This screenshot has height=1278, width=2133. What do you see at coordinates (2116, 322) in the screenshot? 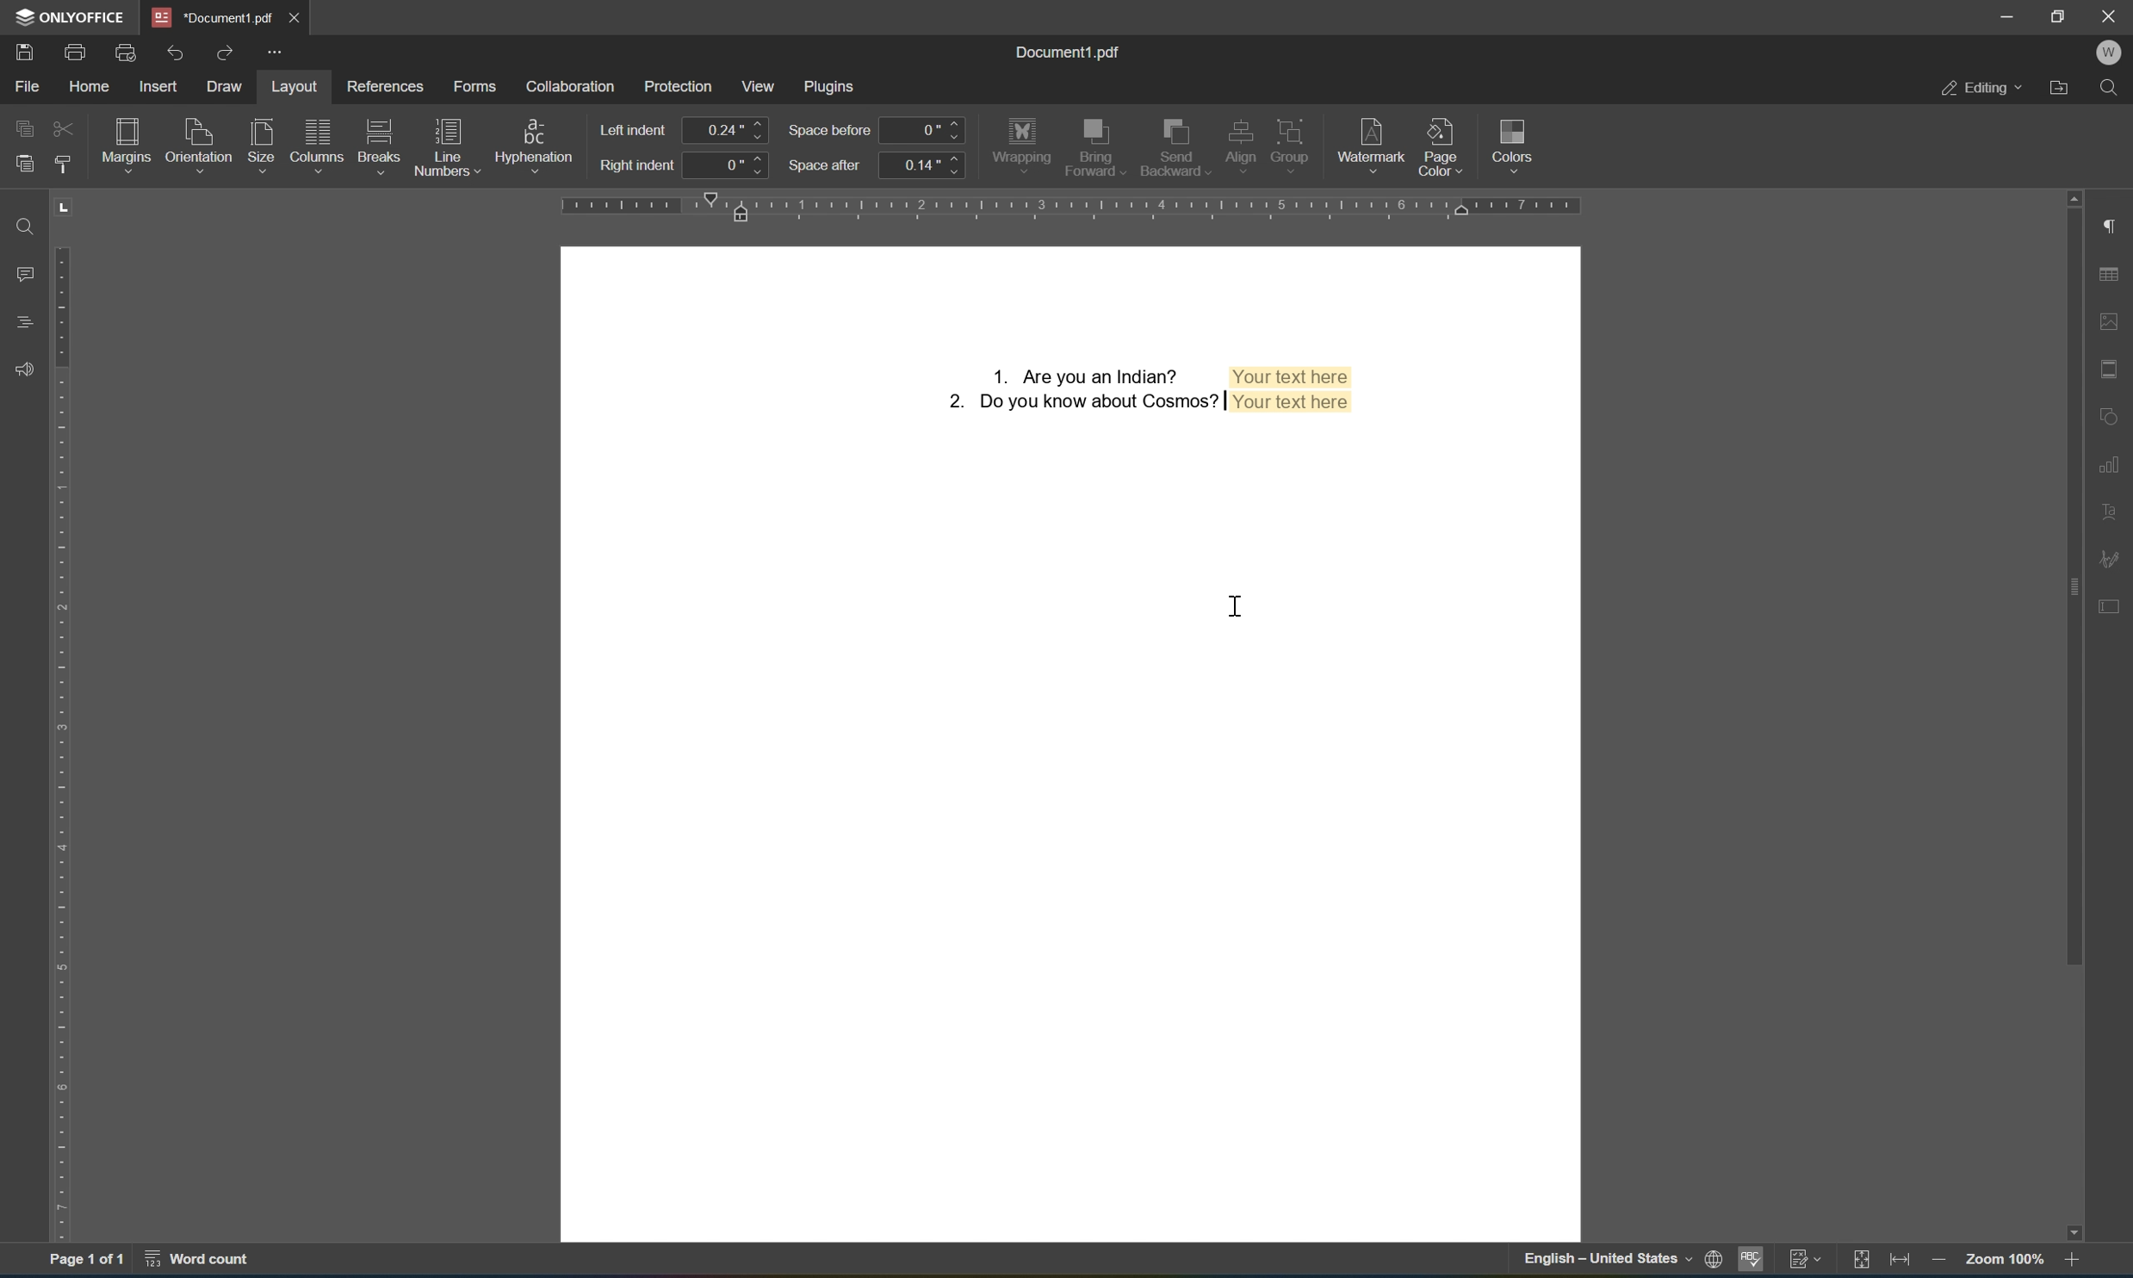
I see `image settings` at bounding box center [2116, 322].